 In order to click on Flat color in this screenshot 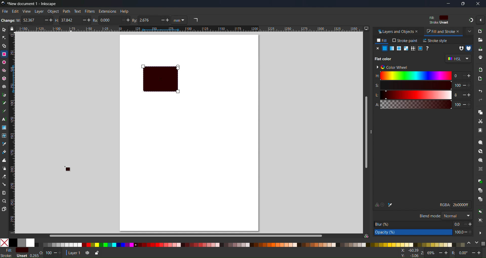, I will do `click(22, 250)`.